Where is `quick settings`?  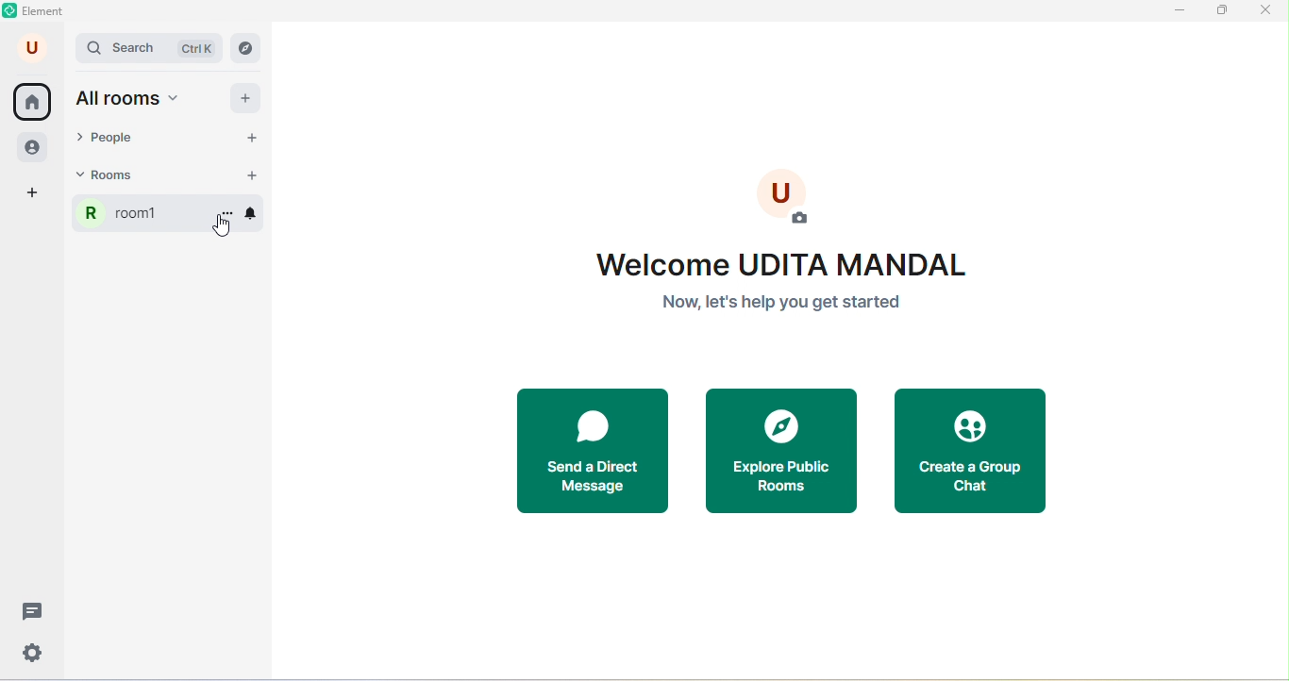
quick settings is located at coordinates (39, 654).